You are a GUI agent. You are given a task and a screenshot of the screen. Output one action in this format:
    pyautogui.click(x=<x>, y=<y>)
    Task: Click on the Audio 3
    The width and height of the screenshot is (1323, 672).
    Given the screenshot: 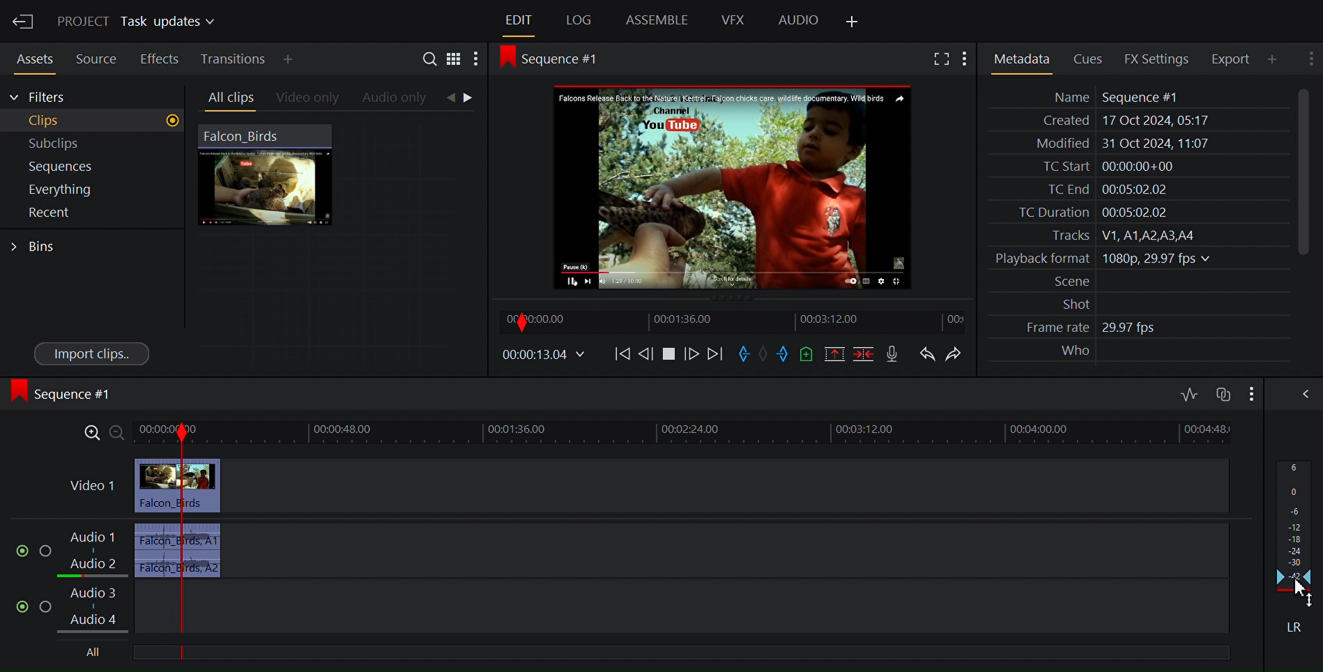 What is the action you would take?
    pyautogui.click(x=97, y=592)
    